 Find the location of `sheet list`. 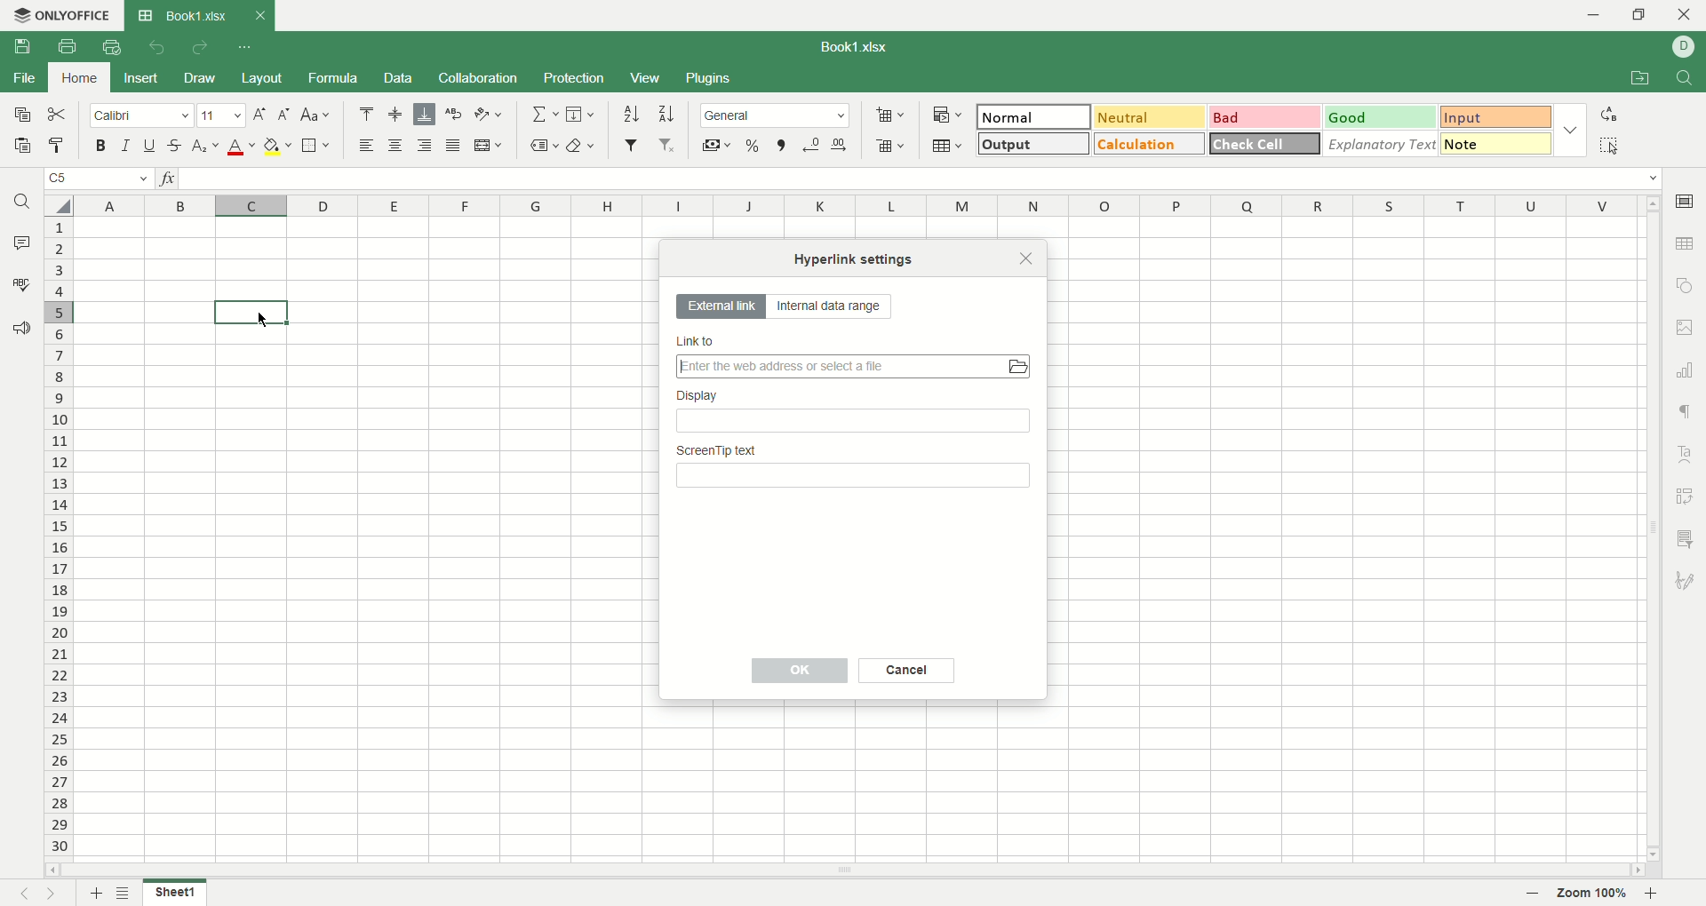

sheet list is located at coordinates (126, 891).